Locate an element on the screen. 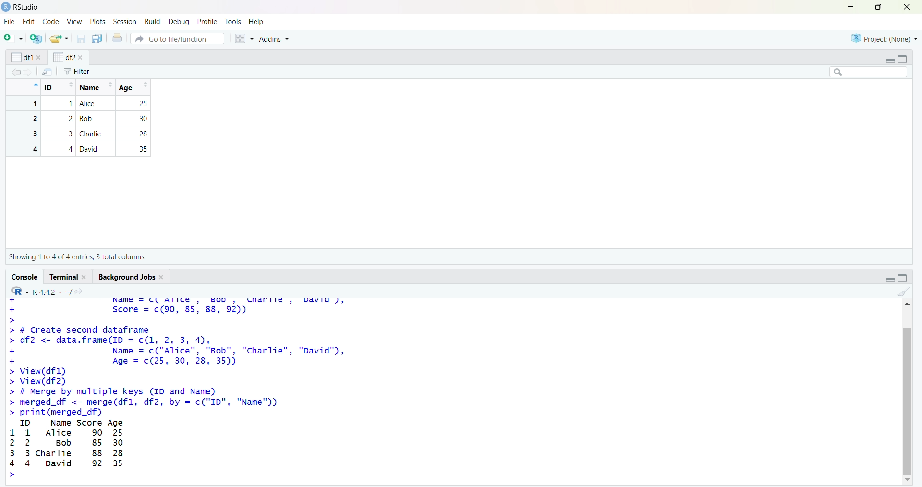 The image size is (922, 487). backward is located at coordinates (15, 72).